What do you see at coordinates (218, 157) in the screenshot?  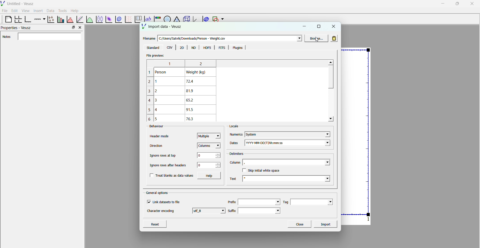 I see `decrease value` at bounding box center [218, 157].